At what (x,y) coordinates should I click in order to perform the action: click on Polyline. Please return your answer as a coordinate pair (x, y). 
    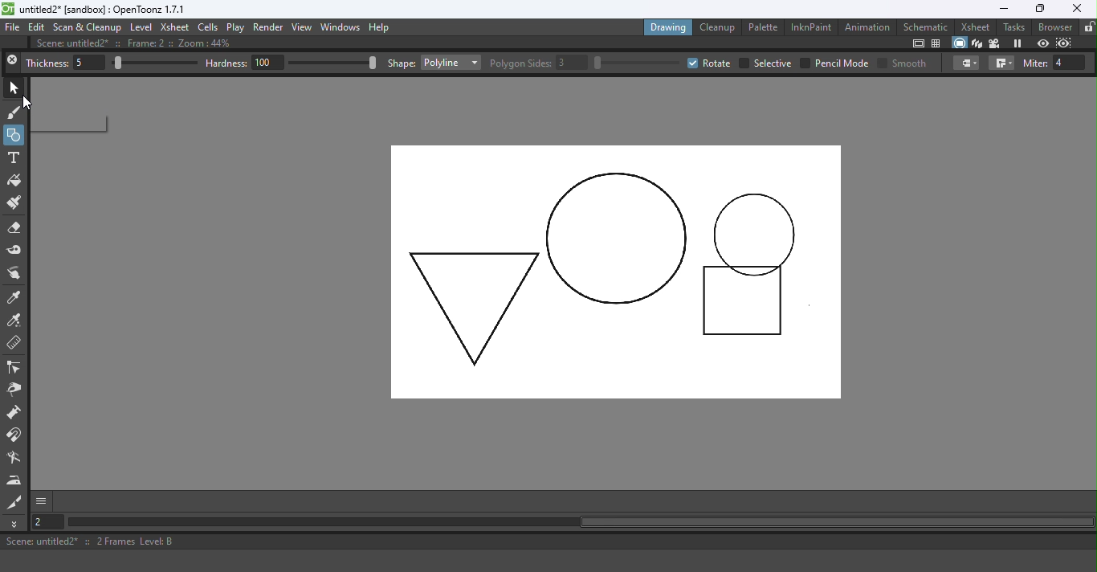
    Looking at the image, I should click on (450, 63).